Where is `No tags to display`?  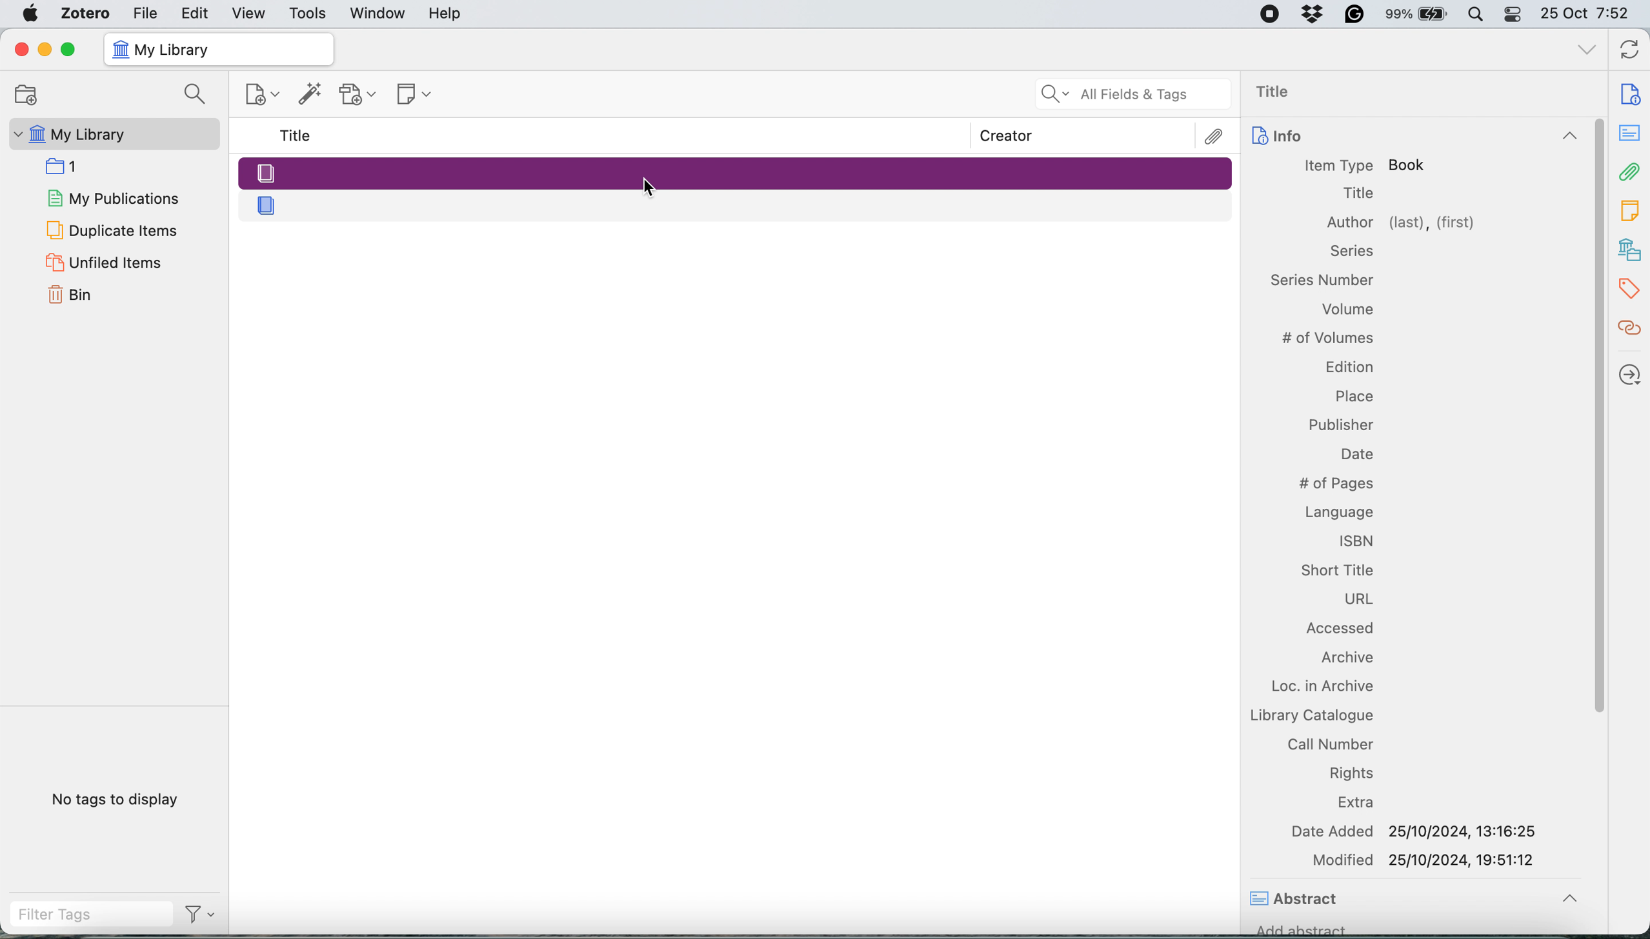
No tags to display is located at coordinates (119, 802).